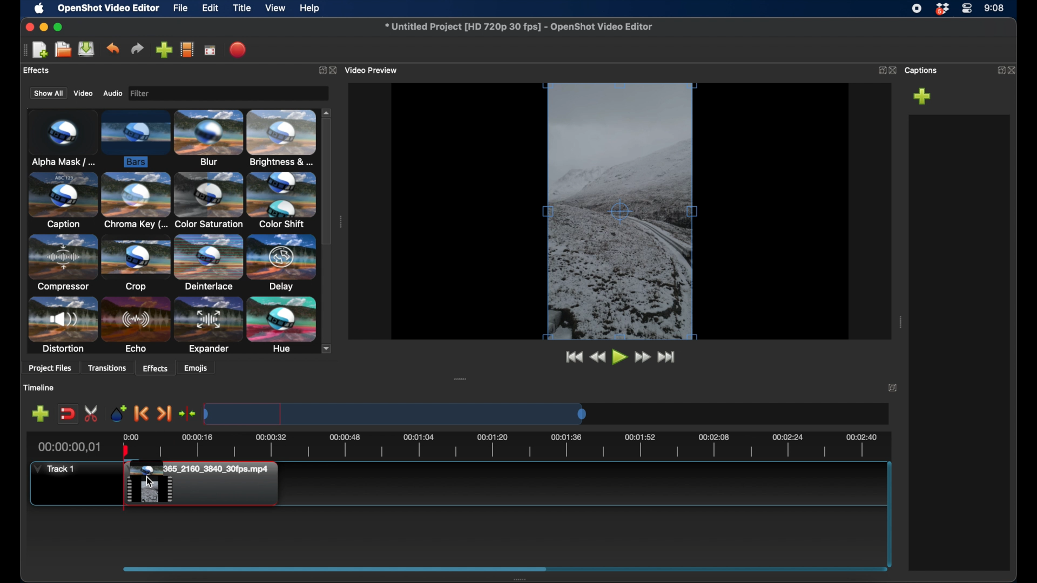  I want to click on color shift, so click(282, 200).